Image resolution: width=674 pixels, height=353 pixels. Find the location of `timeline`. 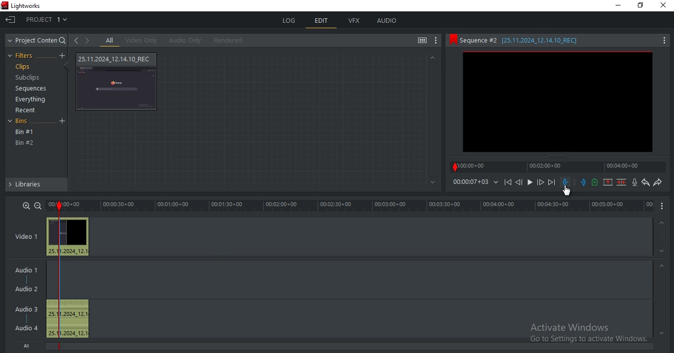

timeline is located at coordinates (559, 167).